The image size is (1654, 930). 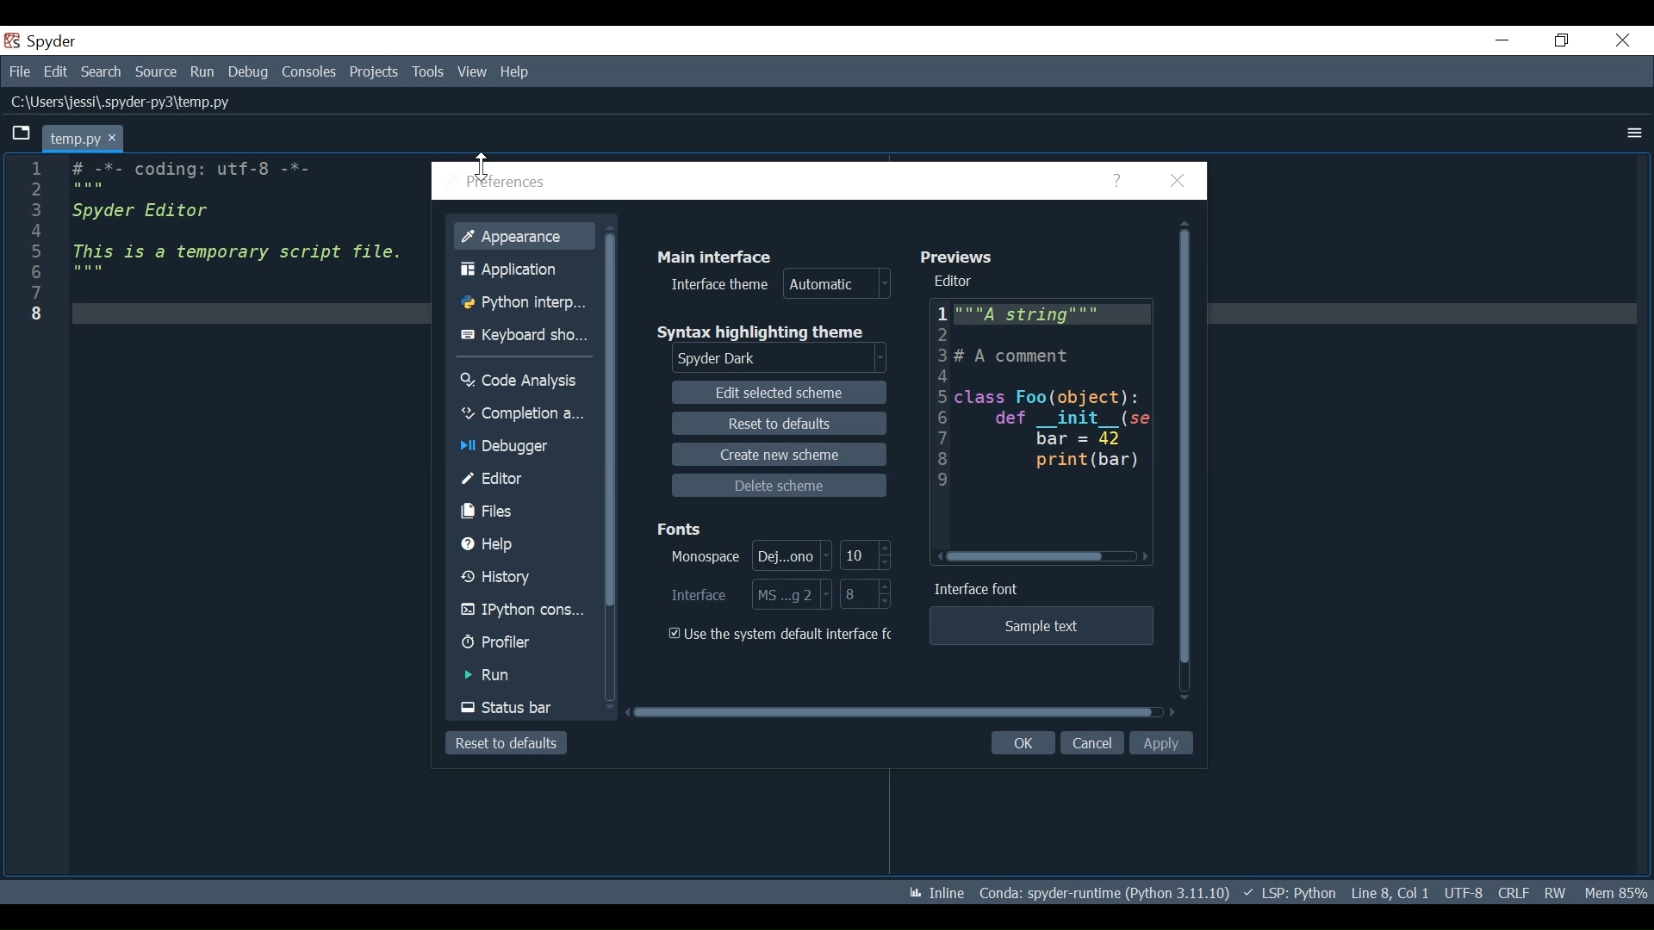 I want to click on Restore, so click(x=1560, y=41).